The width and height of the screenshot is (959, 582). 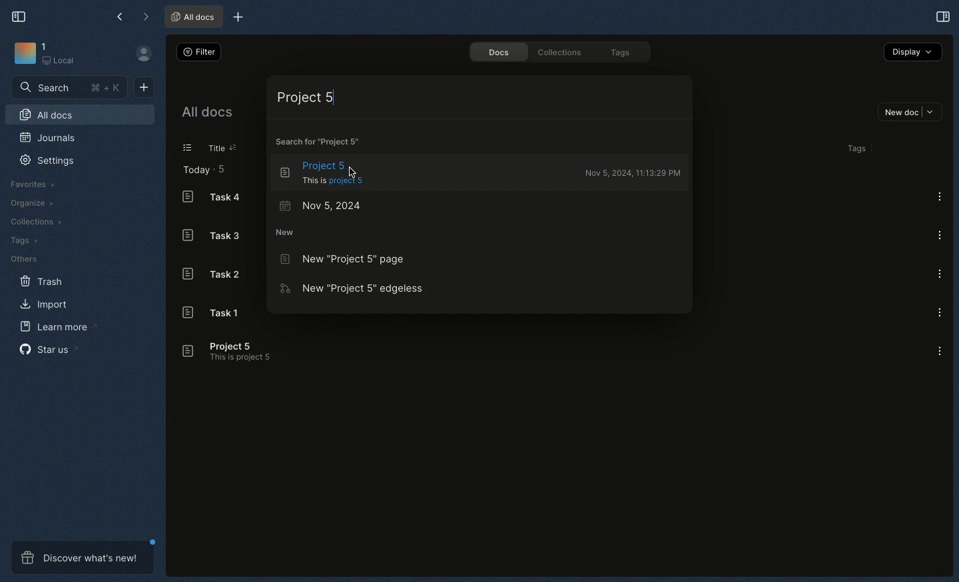 I want to click on Today, so click(x=193, y=171).